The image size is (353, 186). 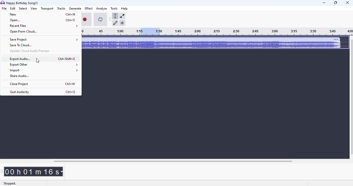 I want to click on minimize, so click(x=324, y=3).